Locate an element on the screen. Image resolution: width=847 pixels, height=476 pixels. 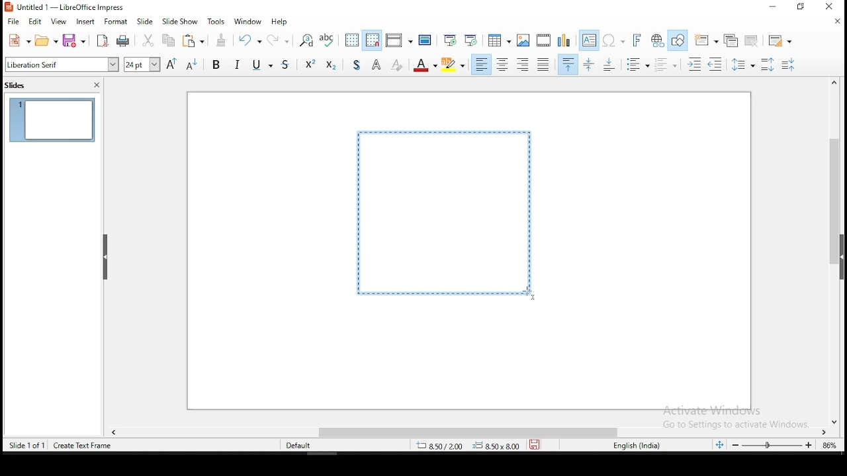
display views is located at coordinates (400, 38).